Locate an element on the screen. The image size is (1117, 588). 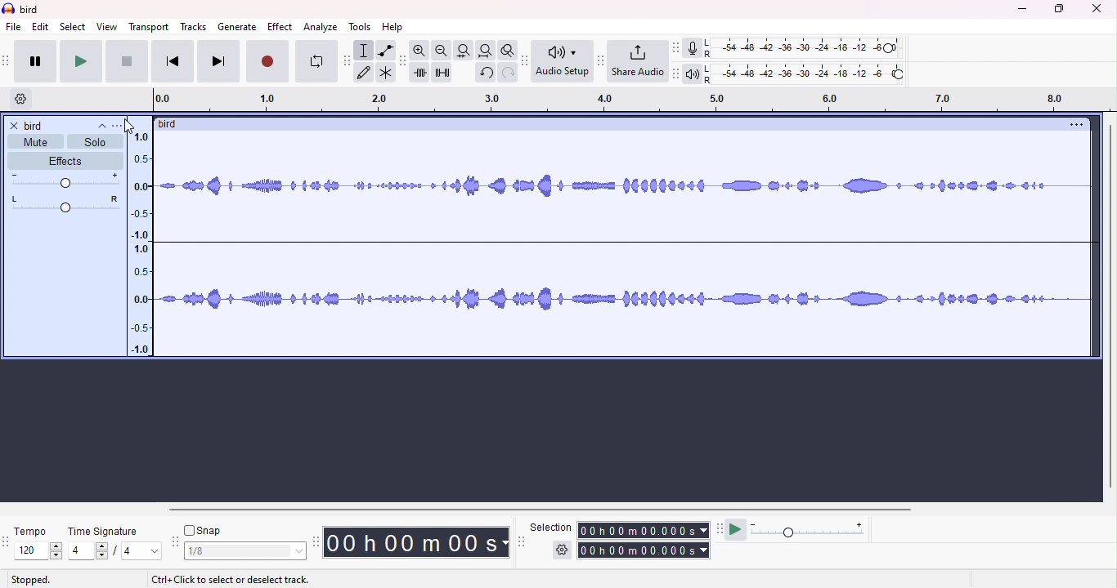
file is located at coordinates (14, 26).